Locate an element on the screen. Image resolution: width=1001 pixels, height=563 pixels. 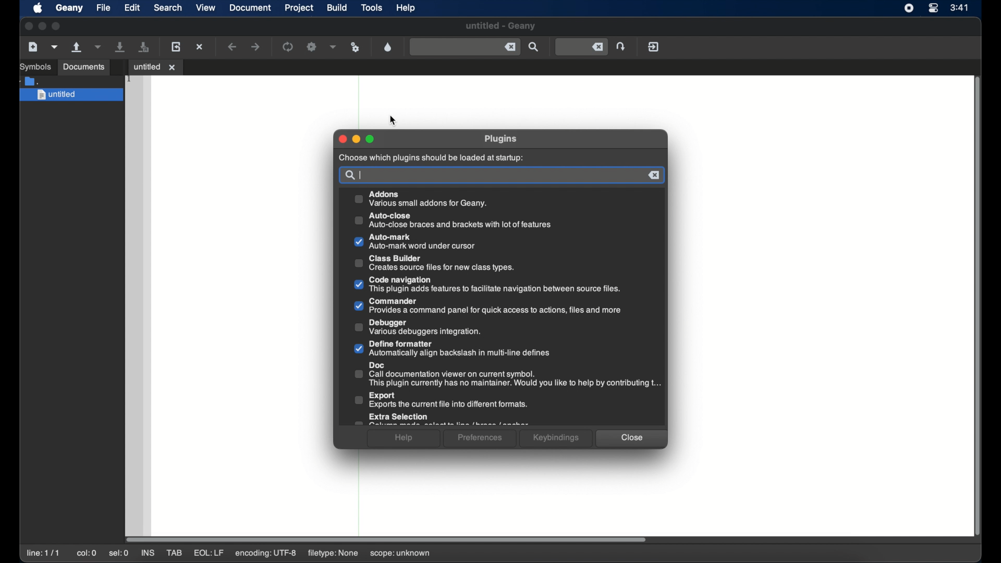
build is located at coordinates (337, 8).